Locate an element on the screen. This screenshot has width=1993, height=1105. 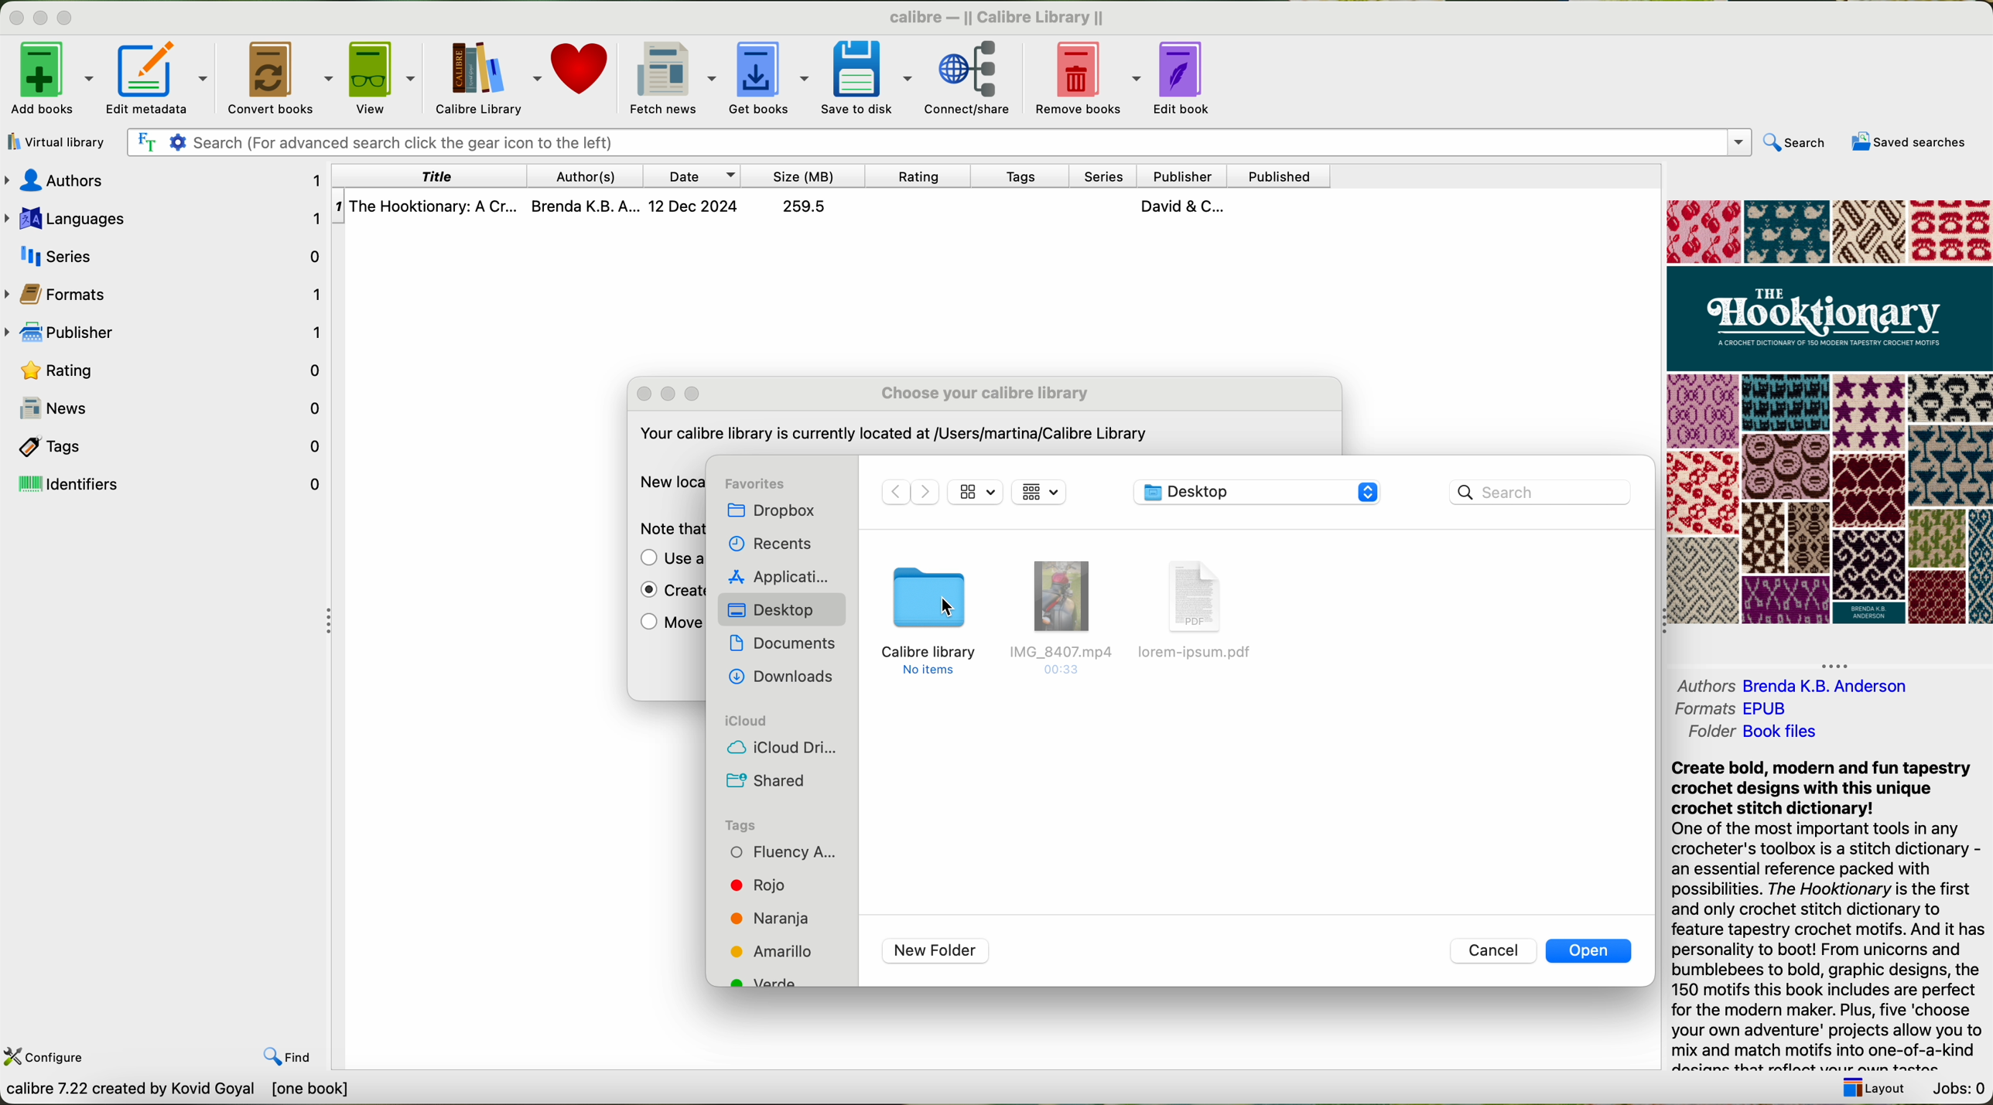
close program is located at coordinates (15, 17).